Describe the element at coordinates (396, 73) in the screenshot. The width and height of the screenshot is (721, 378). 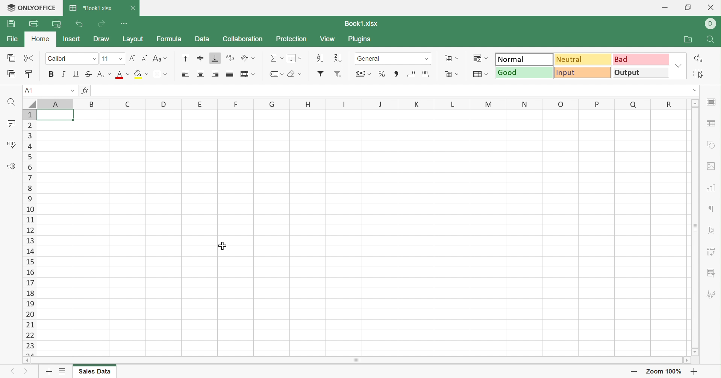
I see `Comma style` at that location.